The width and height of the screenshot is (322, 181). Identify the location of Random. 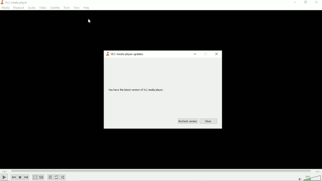
(62, 177).